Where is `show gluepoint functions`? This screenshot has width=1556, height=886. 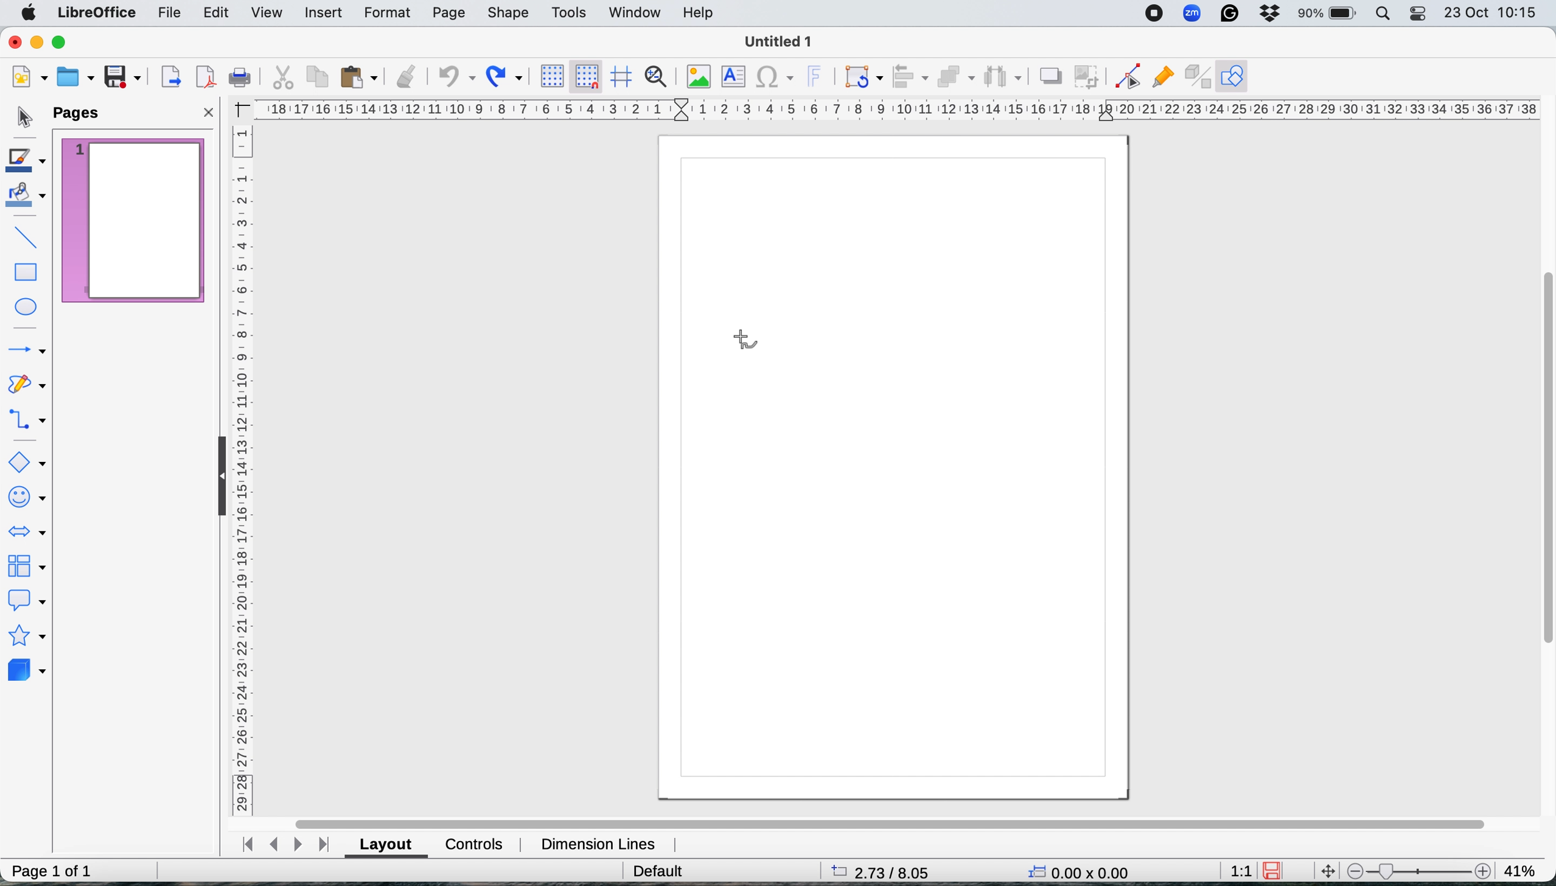 show gluepoint functions is located at coordinates (1162, 75).